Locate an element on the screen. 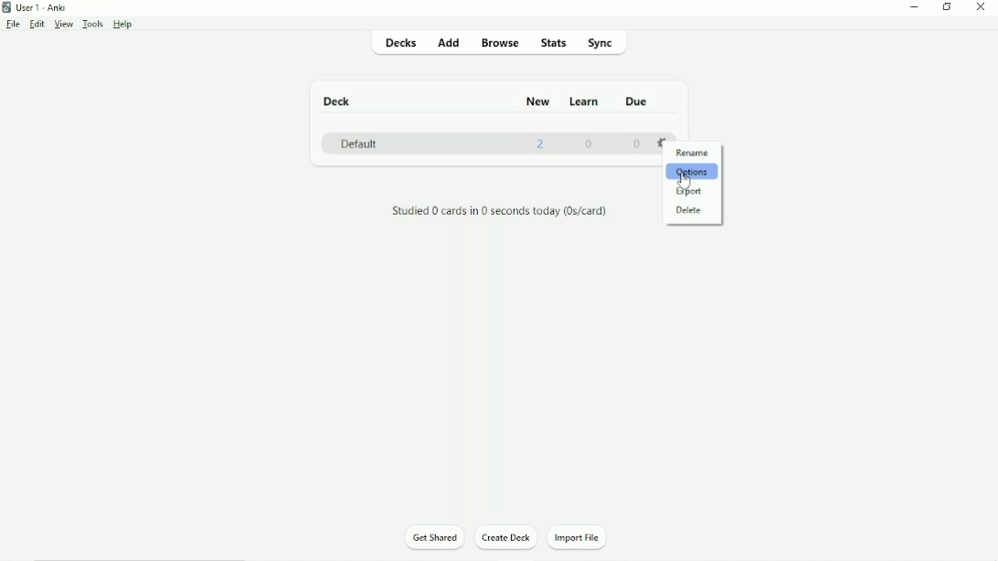 This screenshot has height=561, width=998. Get Shared is located at coordinates (433, 538).